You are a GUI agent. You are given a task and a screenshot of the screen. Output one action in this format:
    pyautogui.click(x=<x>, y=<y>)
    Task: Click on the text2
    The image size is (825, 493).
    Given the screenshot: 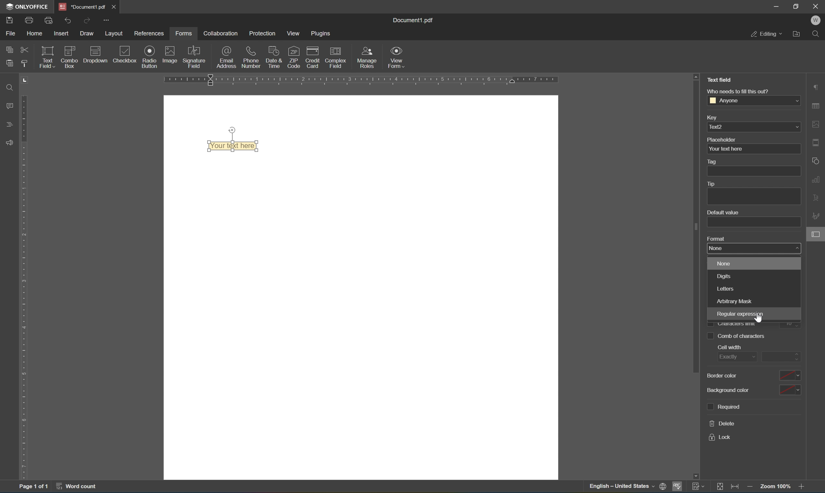 What is the action you would take?
    pyautogui.click(x=752, y=127)
    